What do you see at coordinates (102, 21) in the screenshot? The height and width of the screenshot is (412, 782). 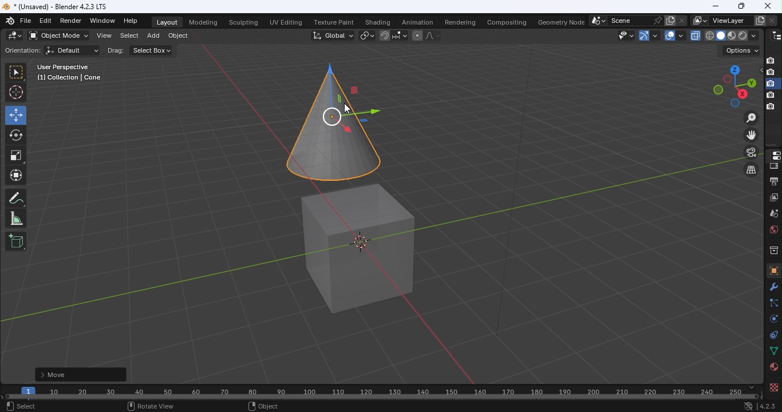 I see `Window` at bounding box center [102, 21].